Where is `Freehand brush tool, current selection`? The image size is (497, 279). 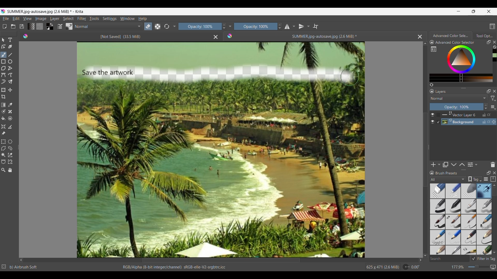 Freehand brush tool, current selection is located at coordinates (4, 55).